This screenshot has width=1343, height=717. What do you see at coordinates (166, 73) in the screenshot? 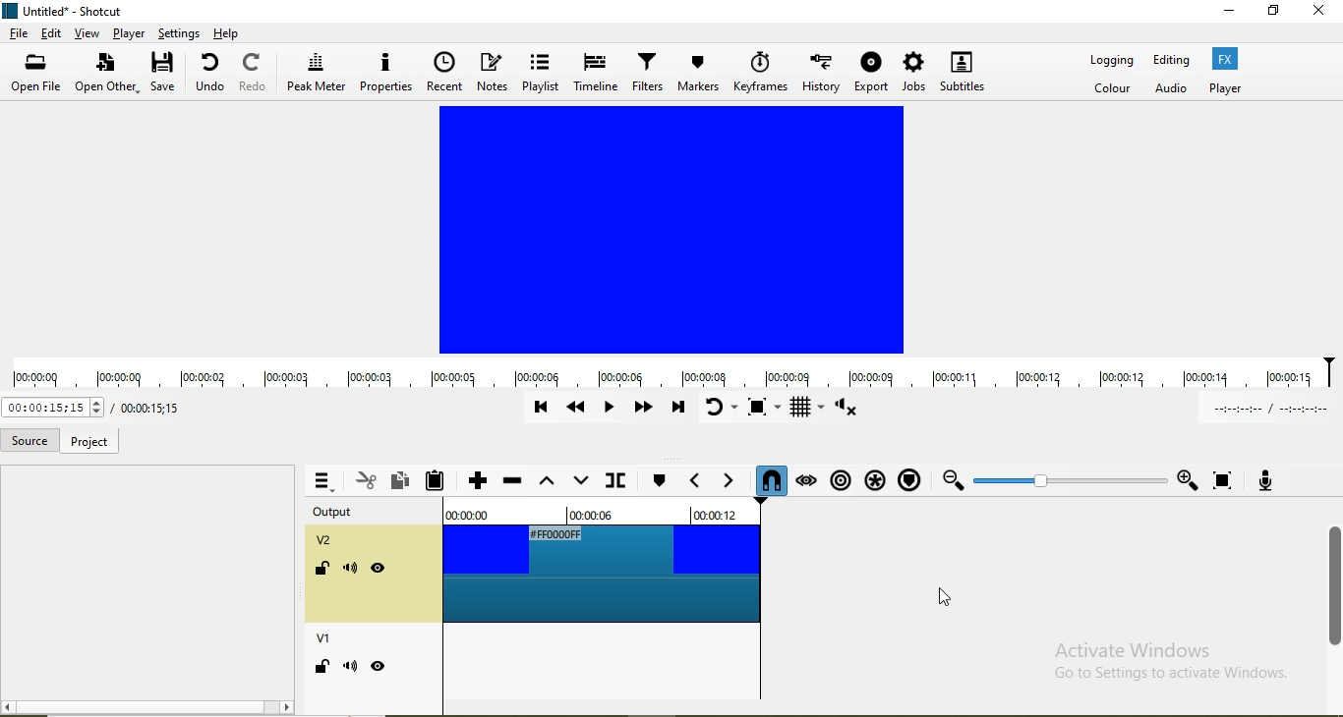
I see `save` at bounding box center [166, 73].